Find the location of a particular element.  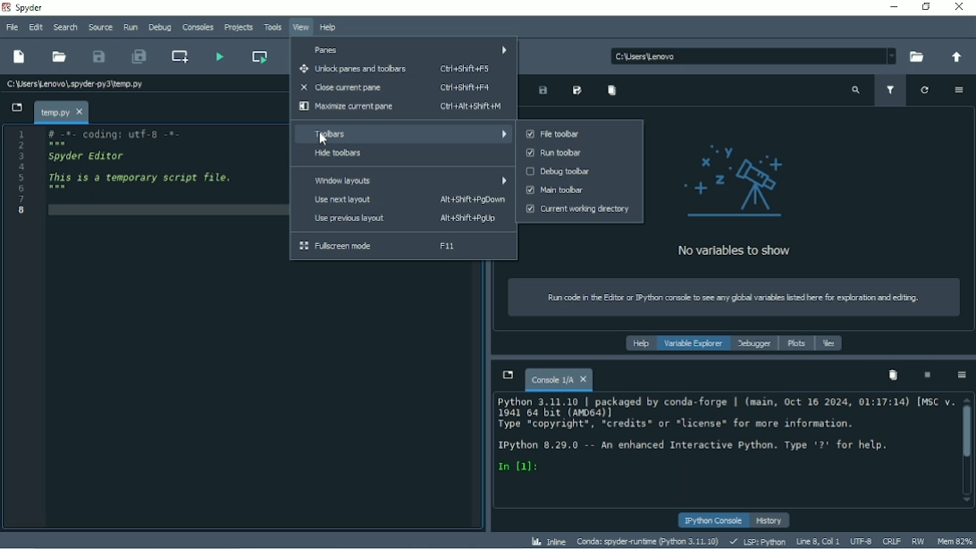

Run is located at coordinates (130, 28).